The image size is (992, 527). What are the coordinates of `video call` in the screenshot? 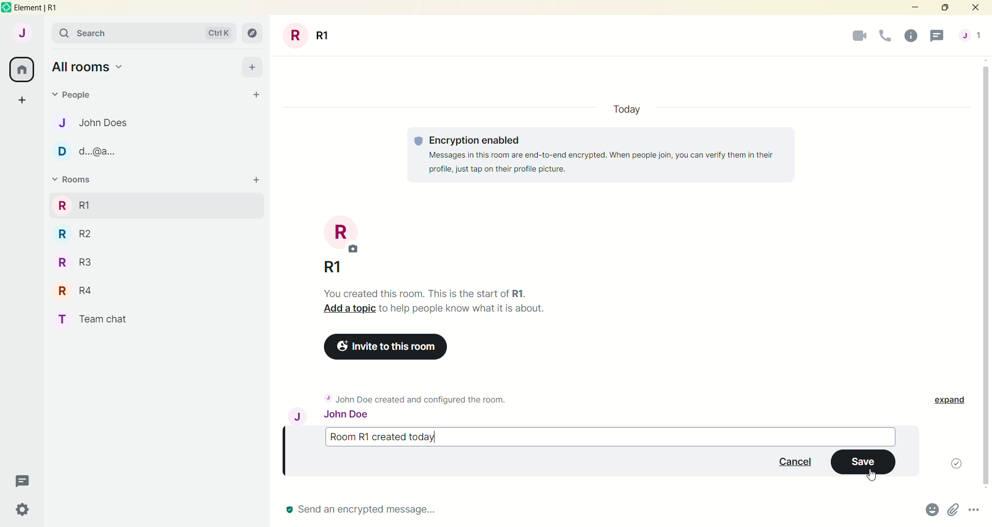 It's located at (858, 37).